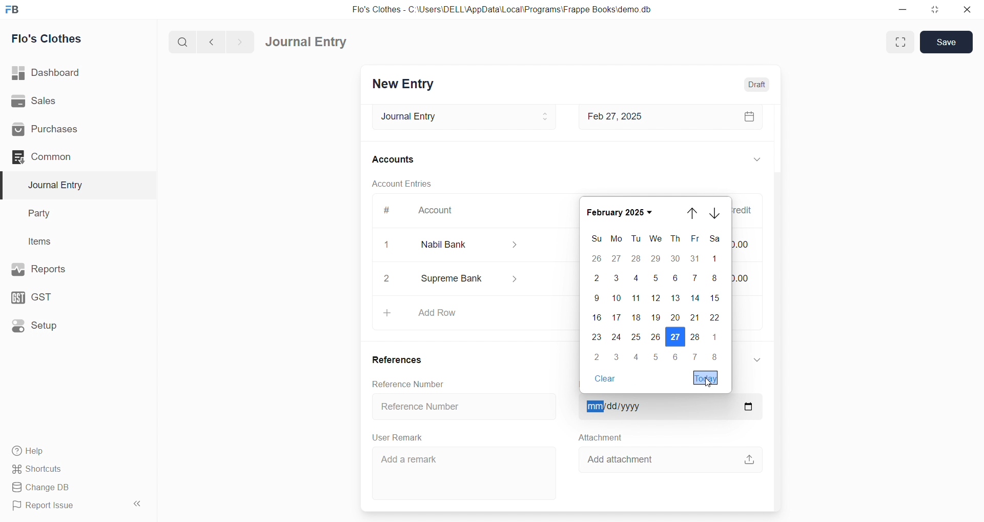 The height and width of the screenshot is (522, 984). Describe the element at coordinates (968, 9) in the screenshot. I see `close` at that location.